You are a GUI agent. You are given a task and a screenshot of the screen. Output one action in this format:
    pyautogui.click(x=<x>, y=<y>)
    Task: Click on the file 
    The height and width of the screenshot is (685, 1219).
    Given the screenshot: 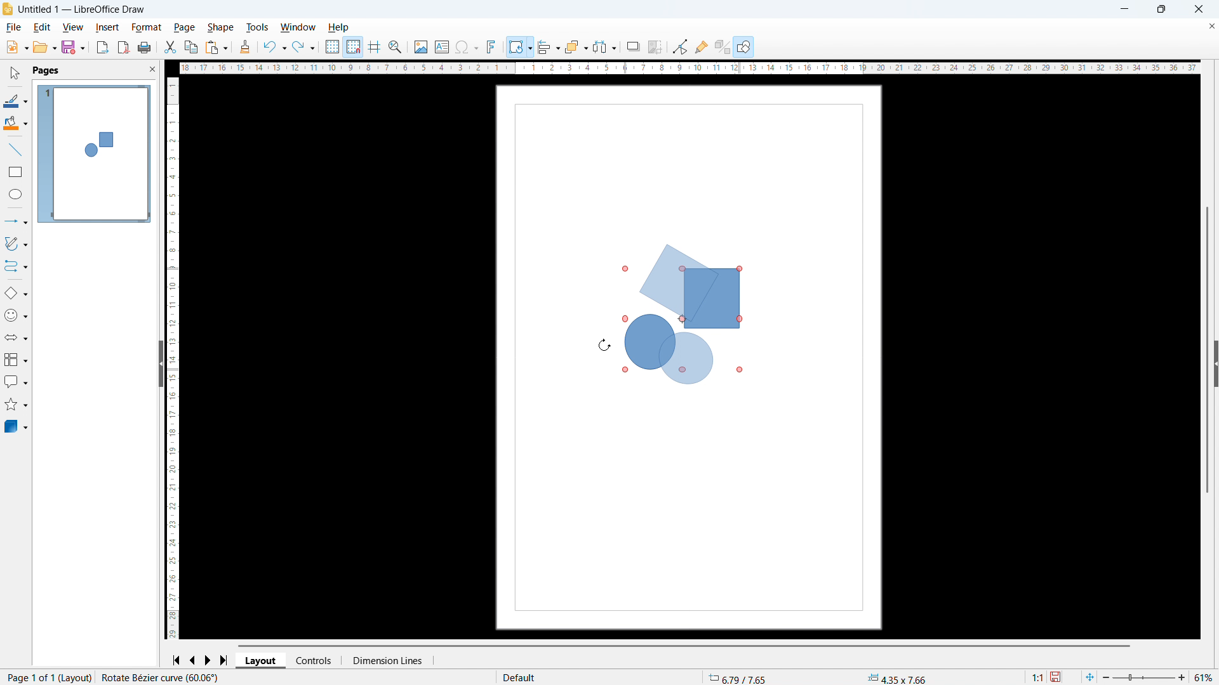 What is the action you would take?
    pyautogui.click(x=14, y=27)
    